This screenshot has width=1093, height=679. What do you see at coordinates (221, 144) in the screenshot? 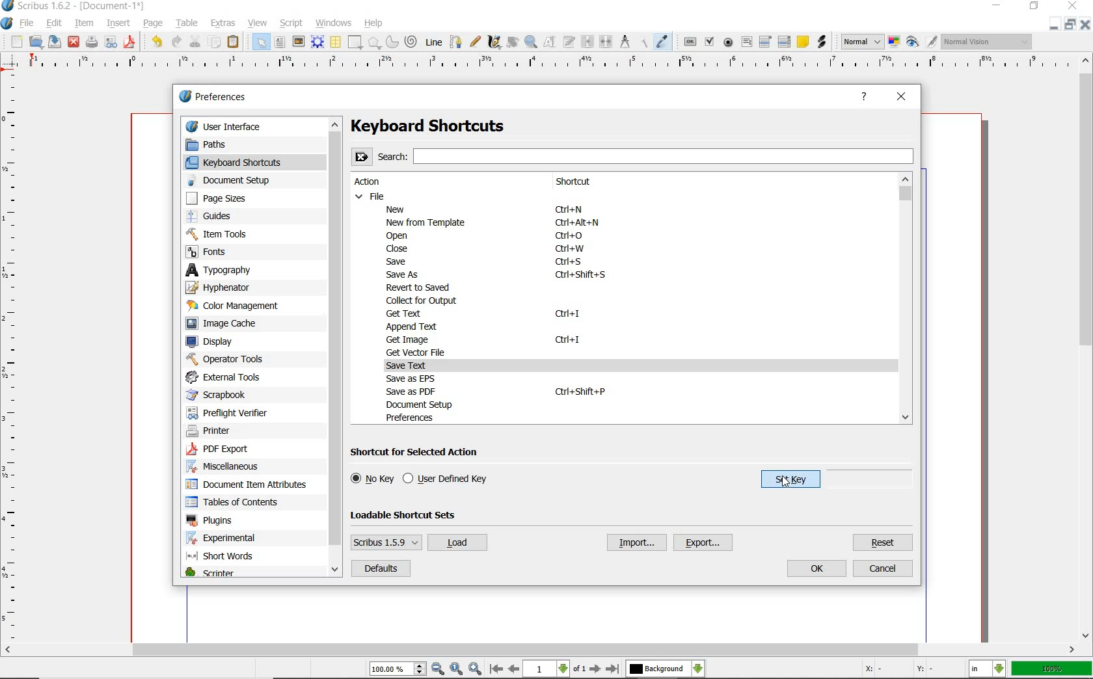
I see `paths` at bounding box center [221, 144].